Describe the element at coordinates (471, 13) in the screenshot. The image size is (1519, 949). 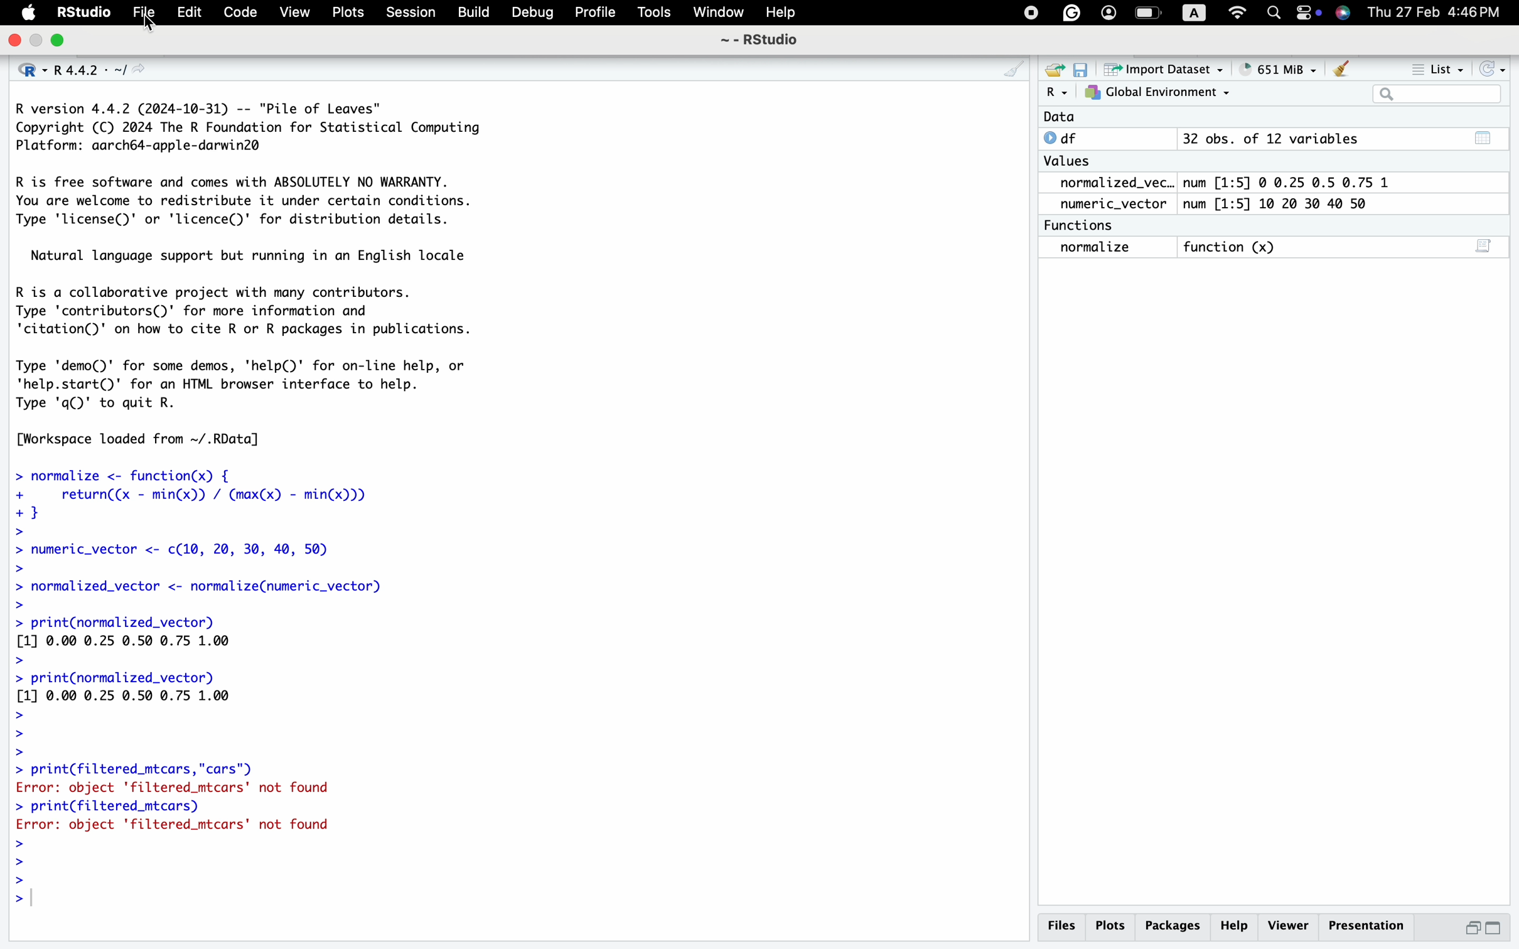
I see `Build` at that location.